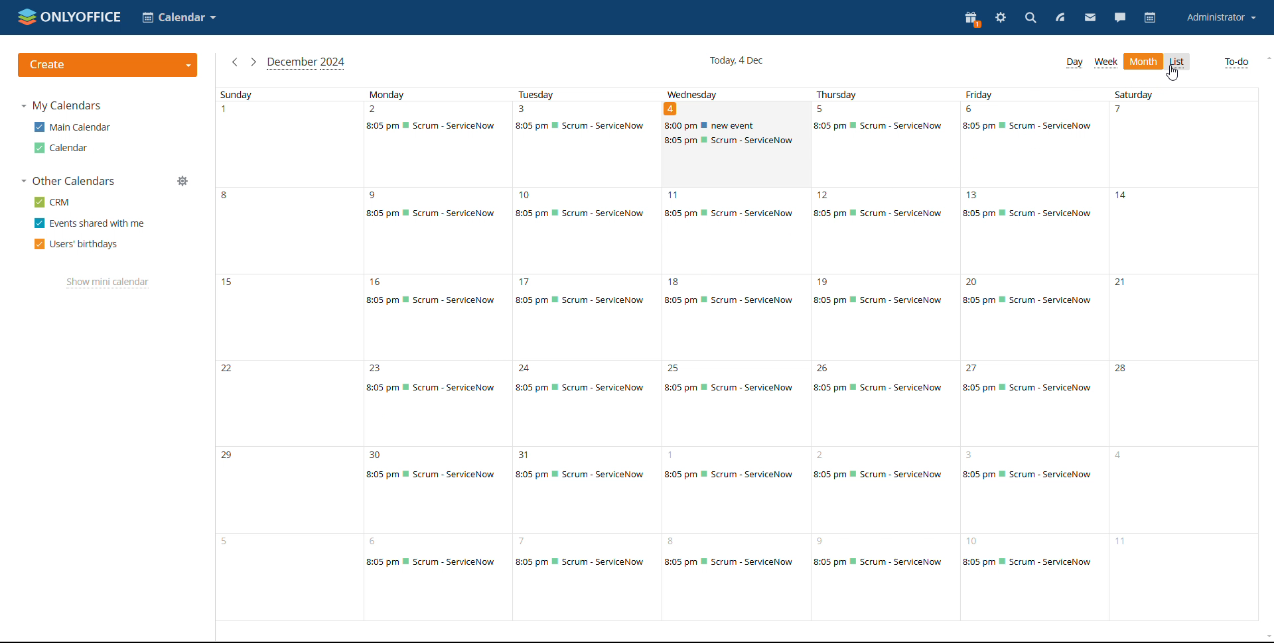  I want to click on settings, so click(1001, 19).